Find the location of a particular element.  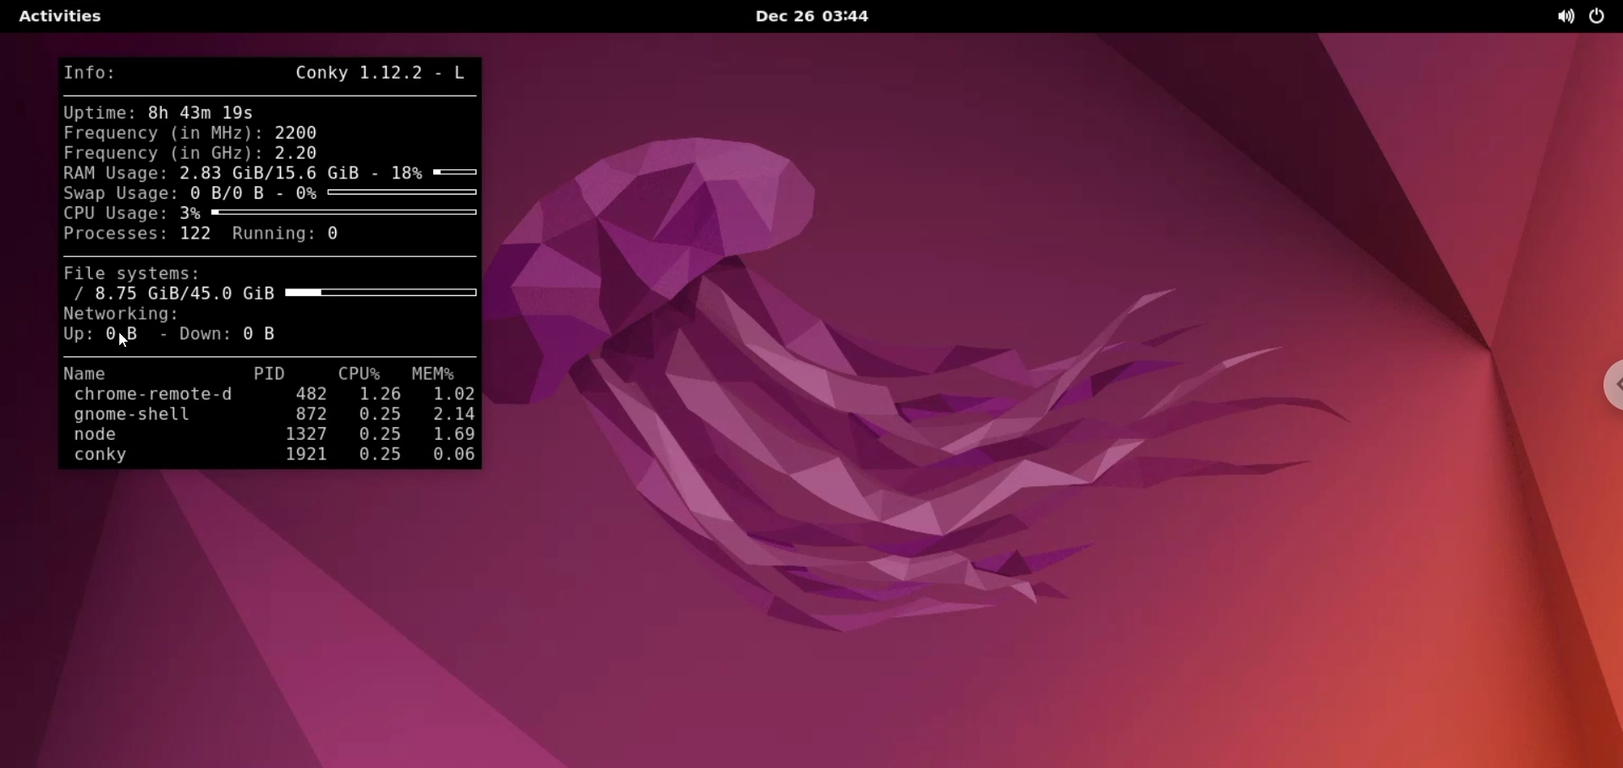

frequency (in MHz): is located at coordinates (161, 132).